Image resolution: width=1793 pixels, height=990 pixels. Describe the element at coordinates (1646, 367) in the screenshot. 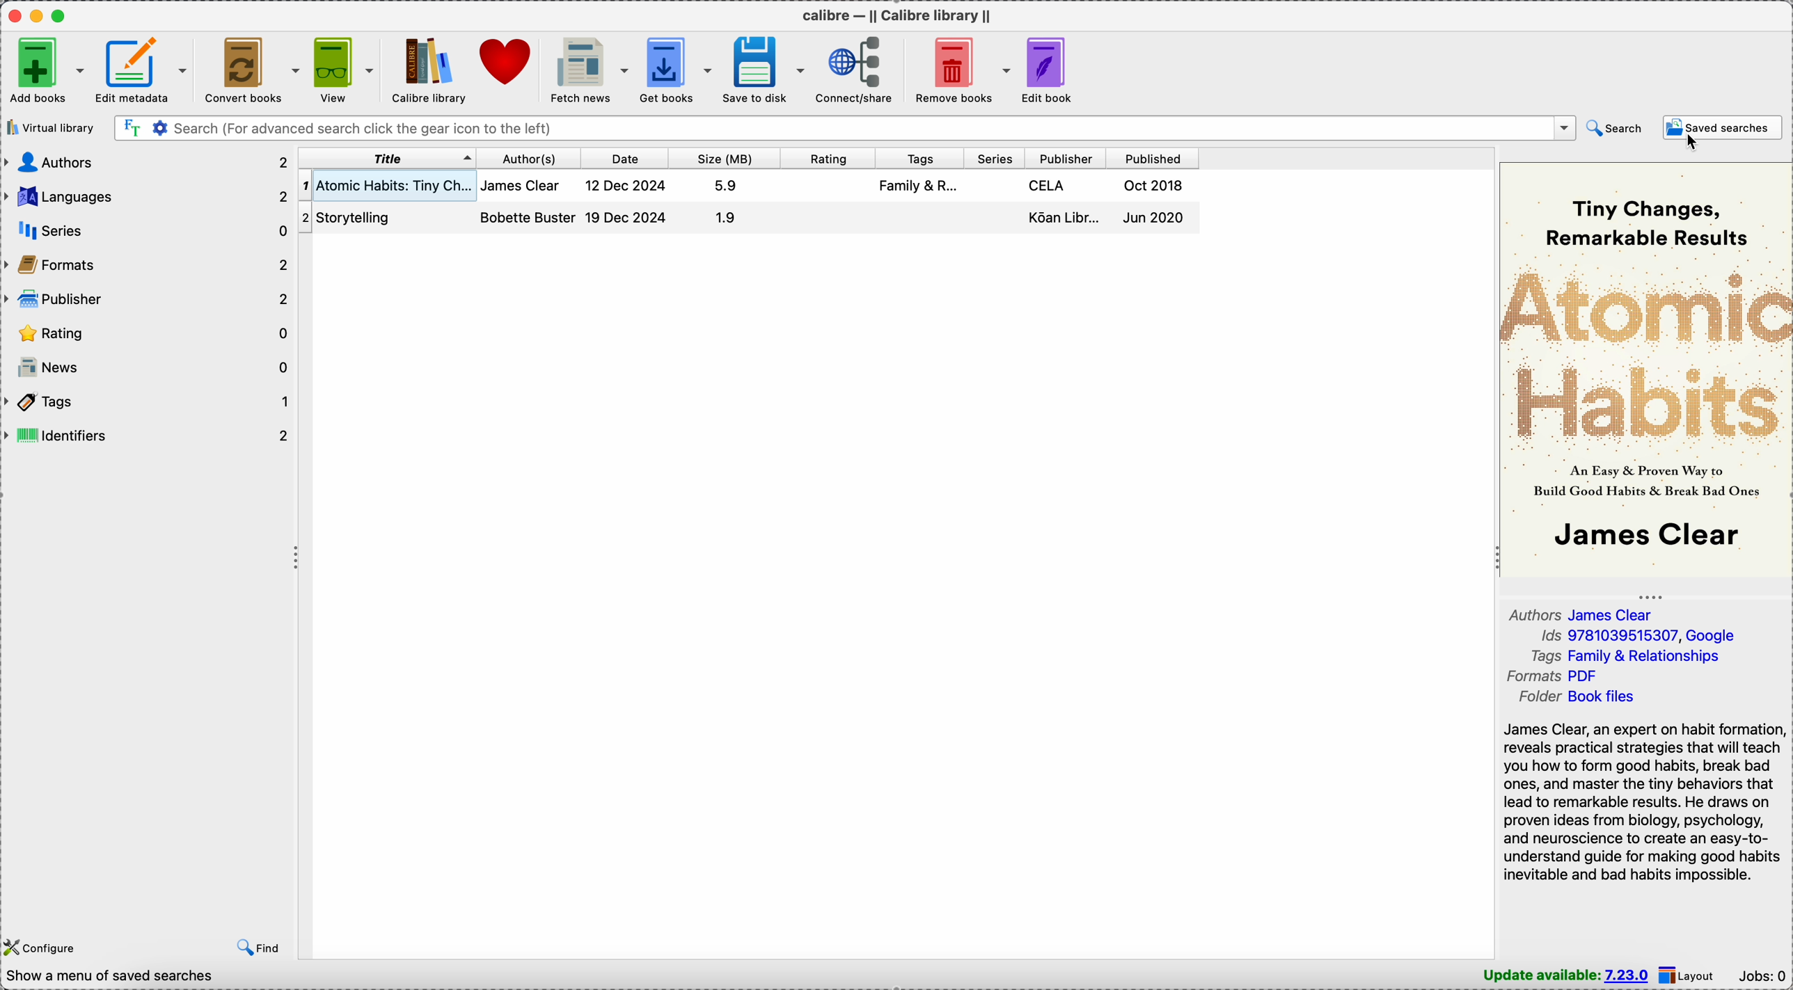

I see `book cover preview` at that location.